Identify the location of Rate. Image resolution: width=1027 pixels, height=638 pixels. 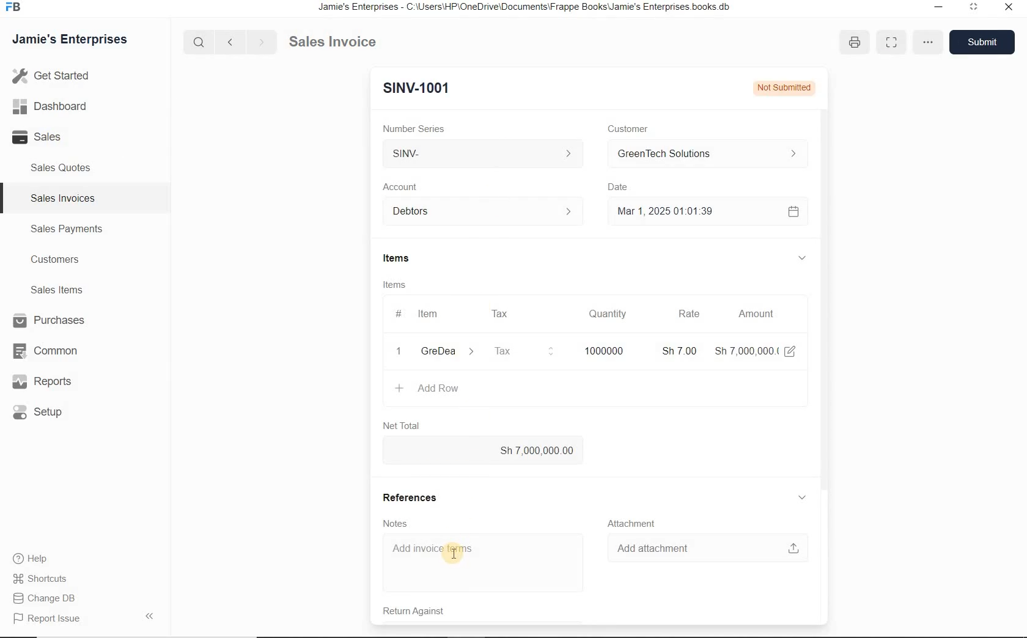
(689, 315).